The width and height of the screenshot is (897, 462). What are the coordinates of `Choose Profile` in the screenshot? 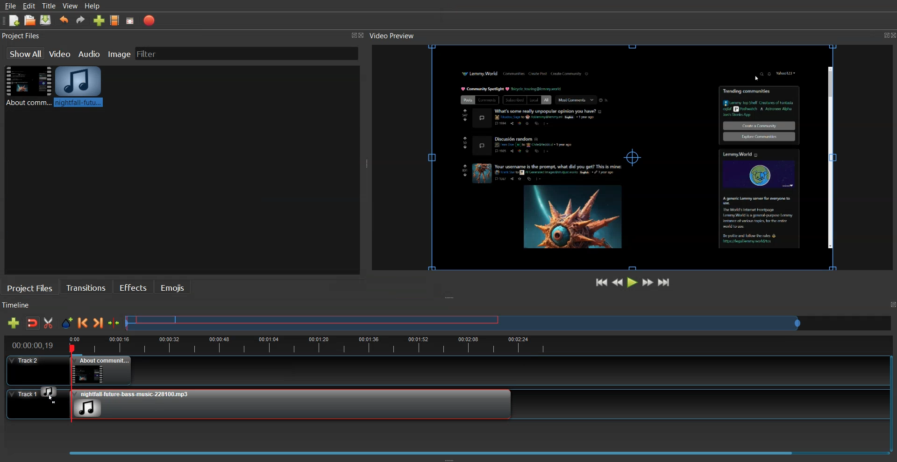 It's located at (115, 20).